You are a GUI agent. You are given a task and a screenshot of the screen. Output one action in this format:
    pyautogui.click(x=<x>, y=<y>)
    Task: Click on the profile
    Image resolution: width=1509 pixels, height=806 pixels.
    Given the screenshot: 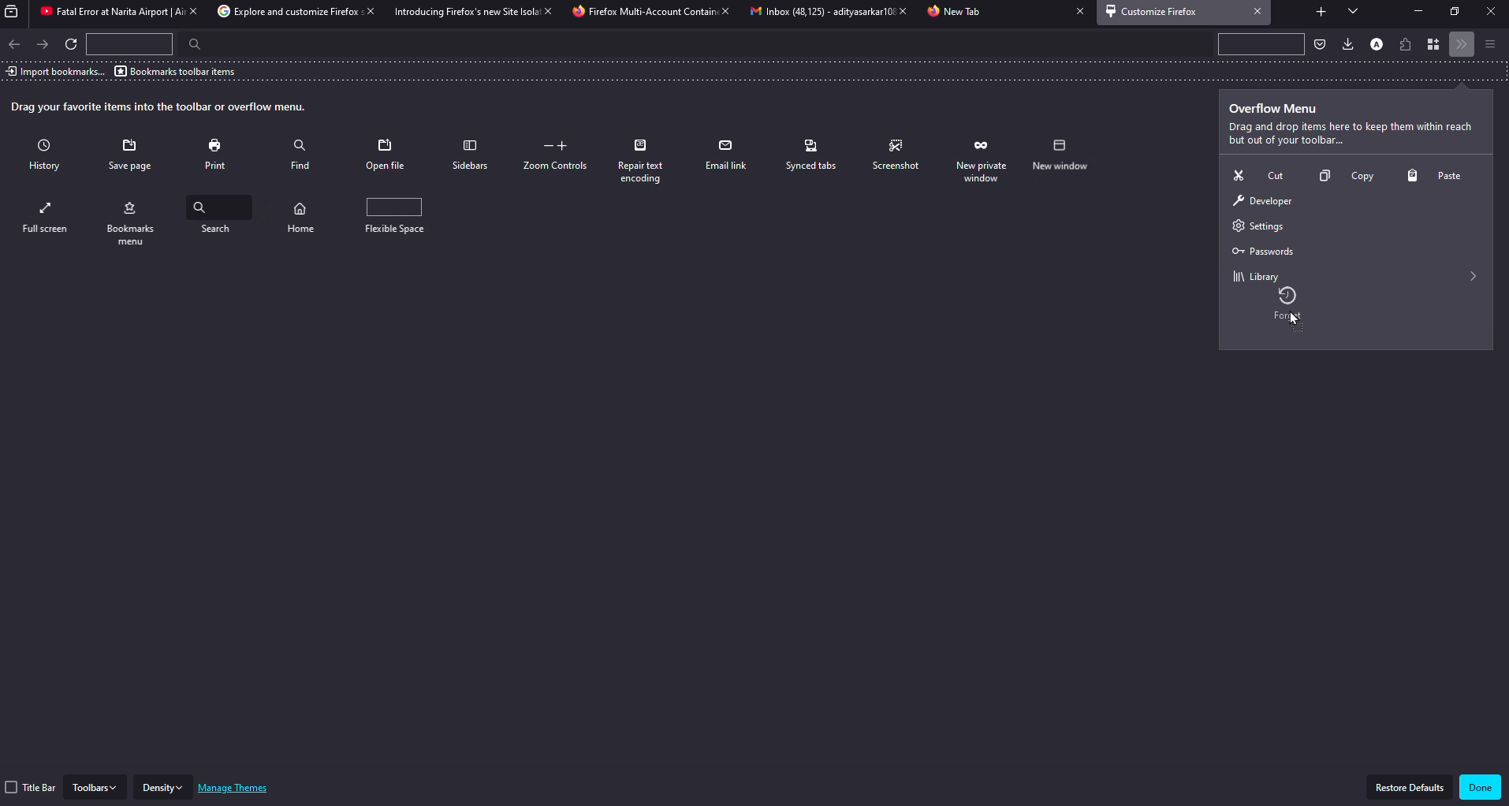 What is the action you would take?
    pyautogui.click(x=1376, y=43)
    